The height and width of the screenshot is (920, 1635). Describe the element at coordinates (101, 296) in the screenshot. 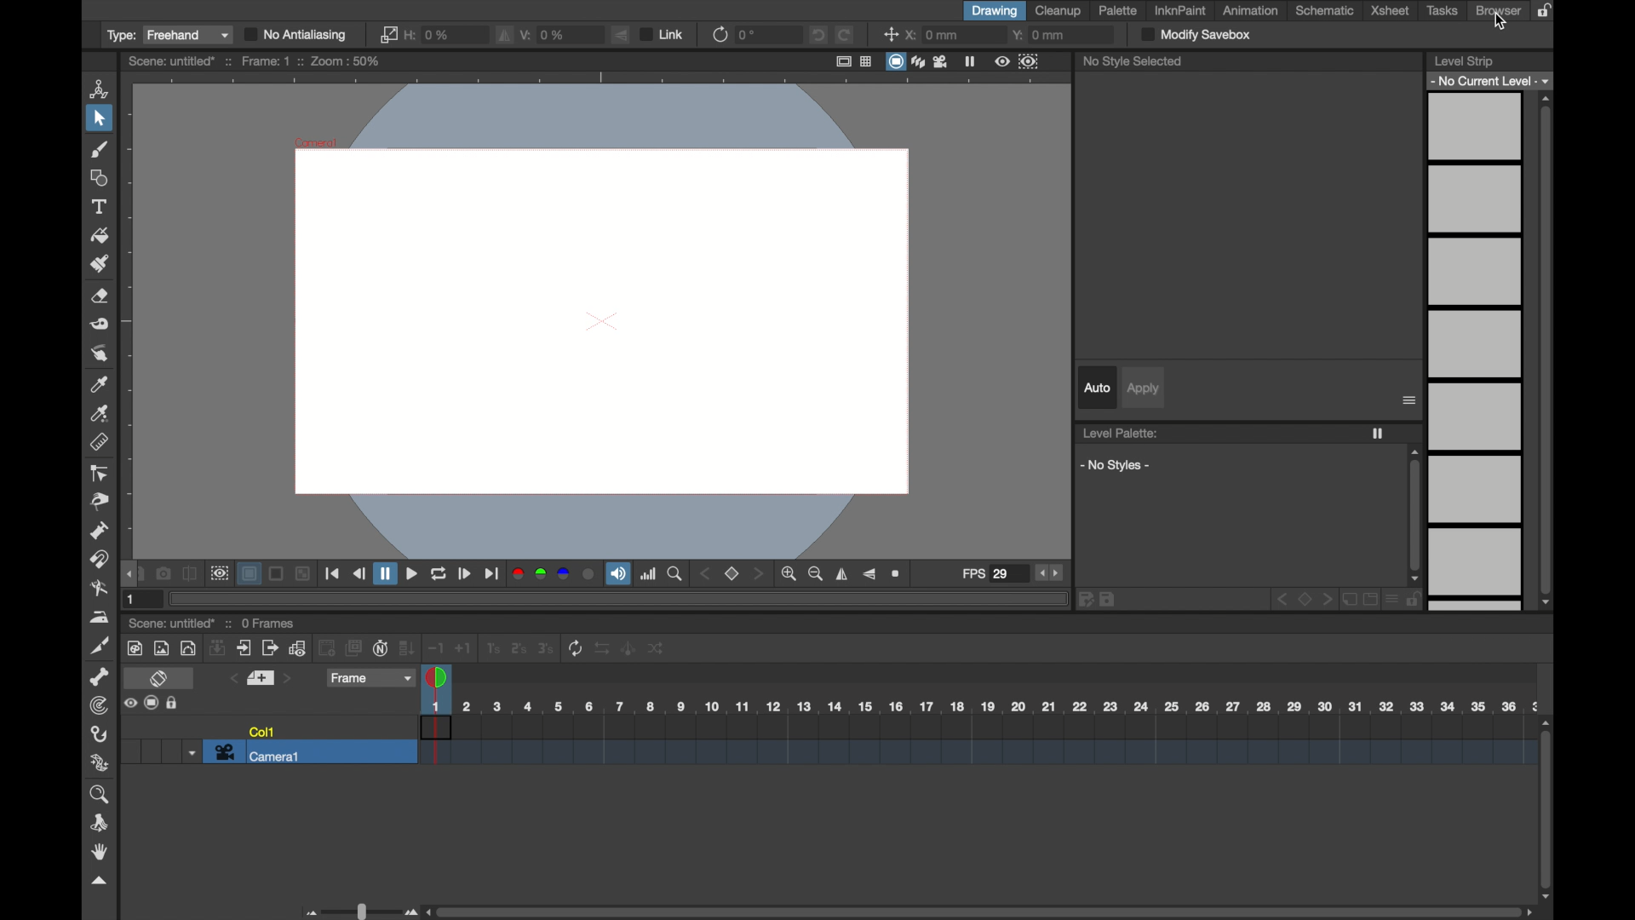

I see `eraser tool` at that location.